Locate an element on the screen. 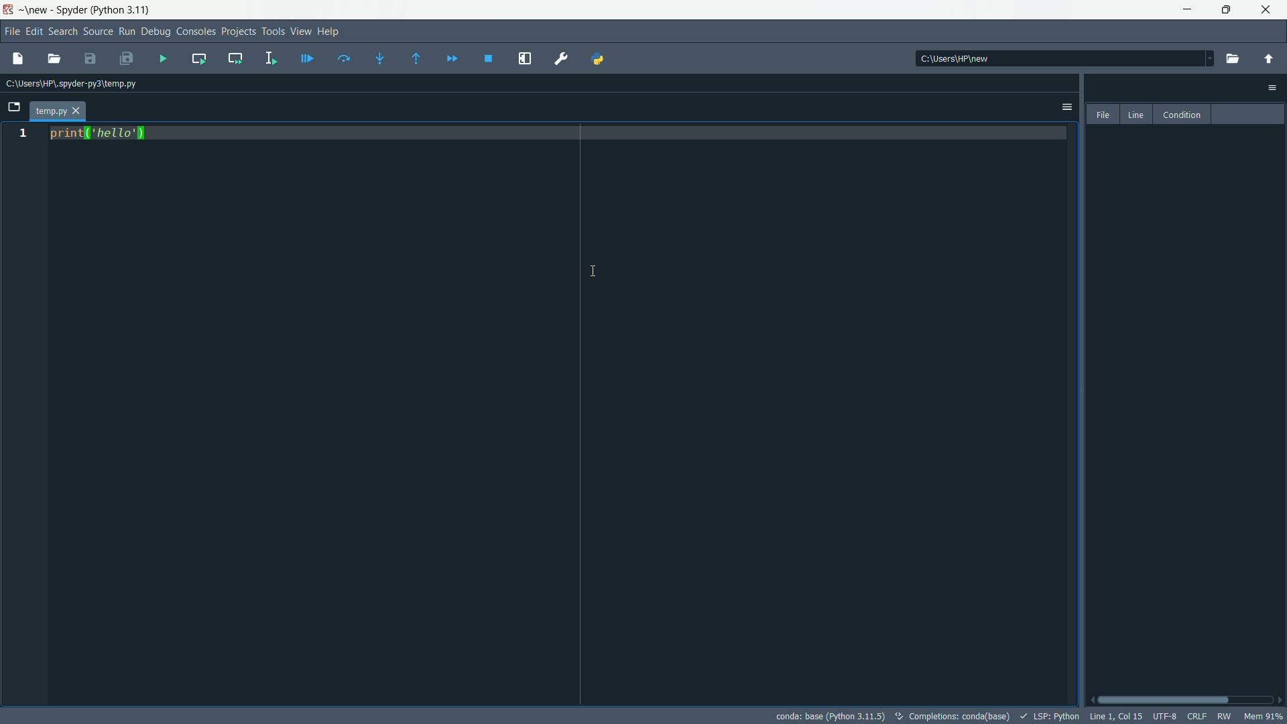 The height and width of the screenshot is (724, 1287). run menu is located at coordinates (127, 32).